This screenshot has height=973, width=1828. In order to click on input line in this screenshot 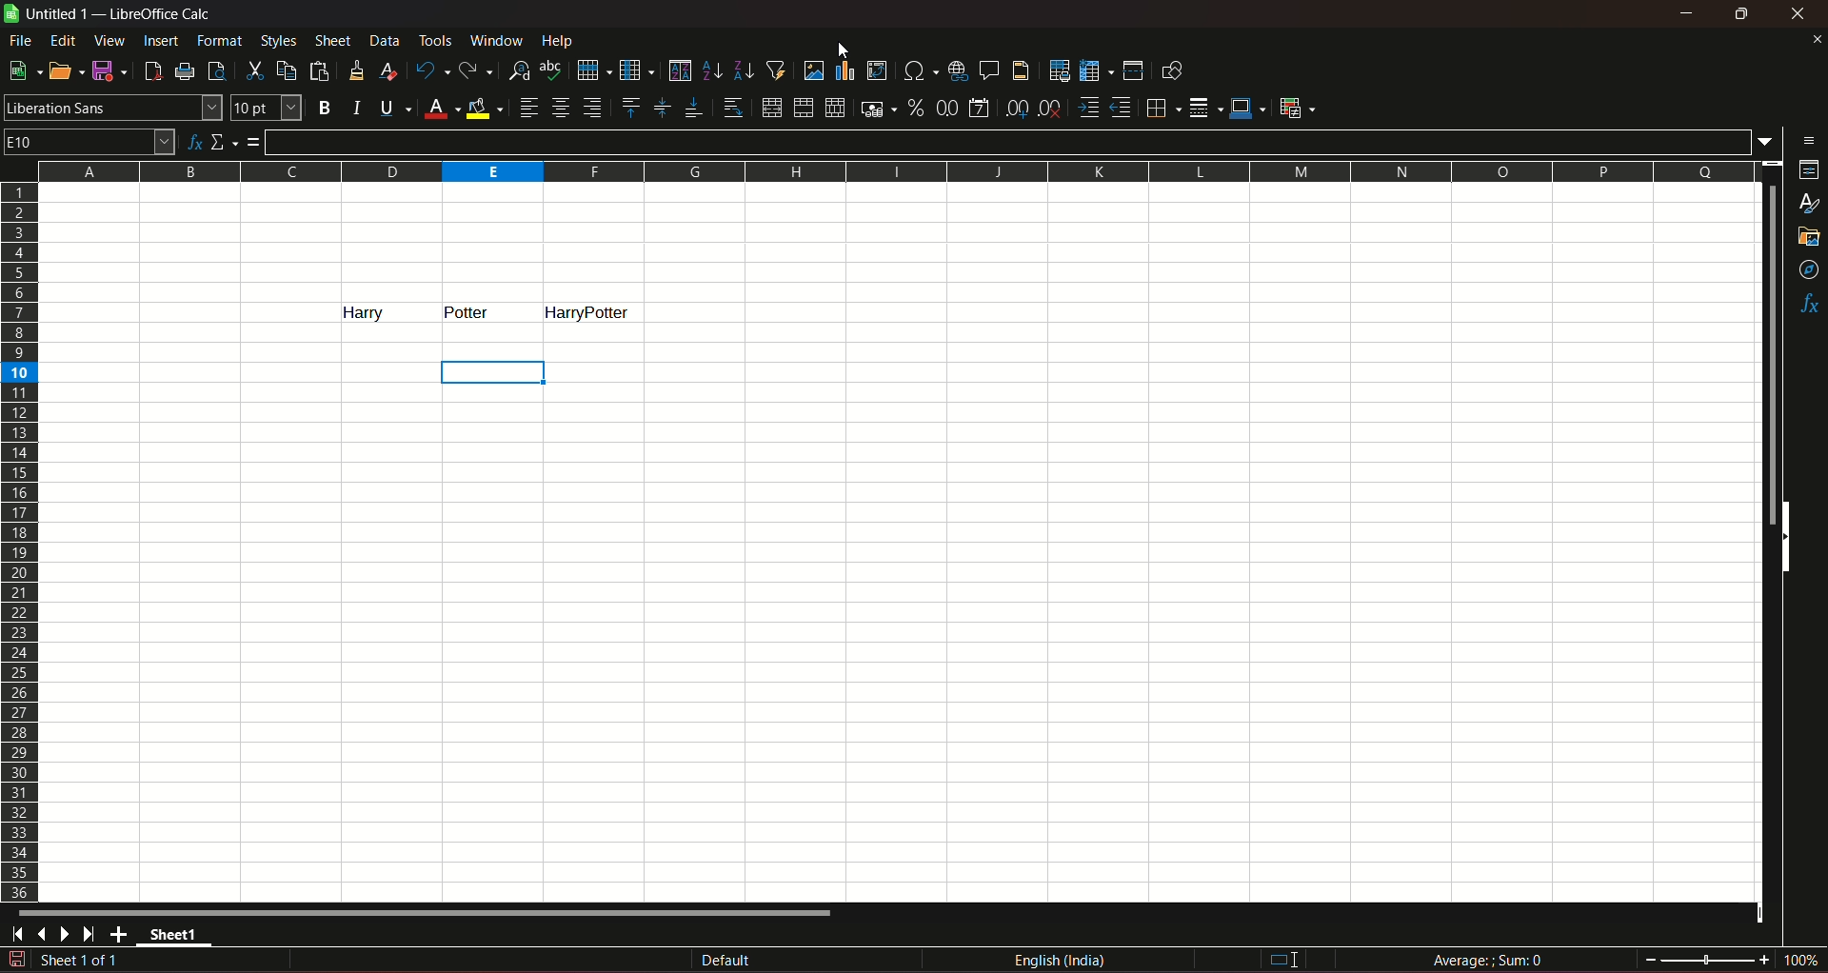, I will do `click(1010, 141)`.